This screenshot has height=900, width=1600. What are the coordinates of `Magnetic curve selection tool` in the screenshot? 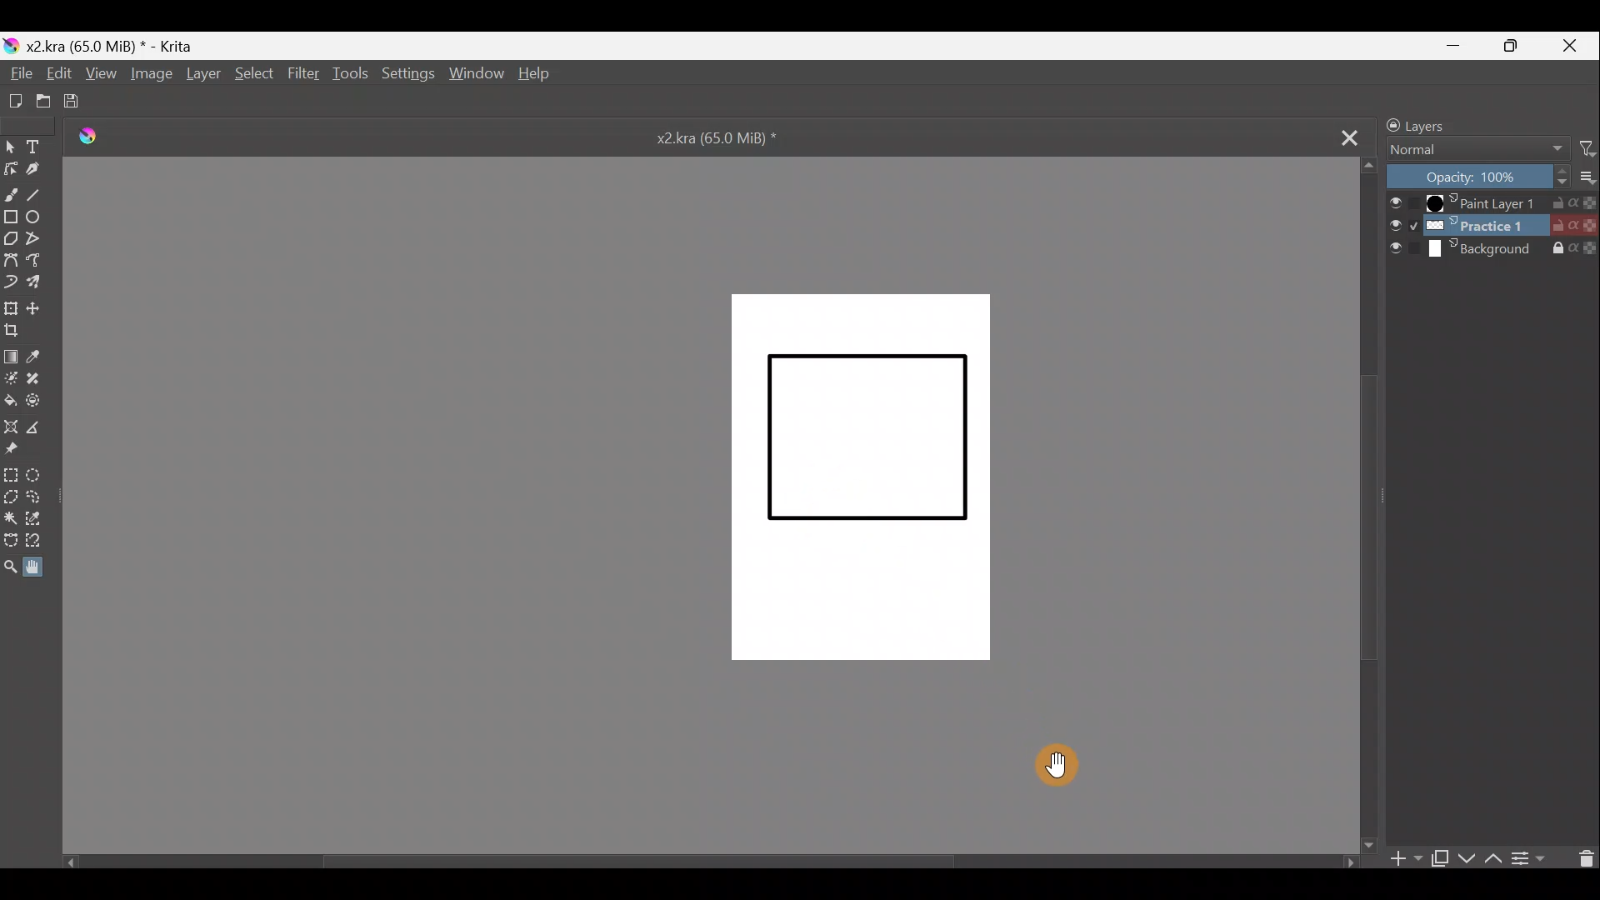 It's located at (47, 542).